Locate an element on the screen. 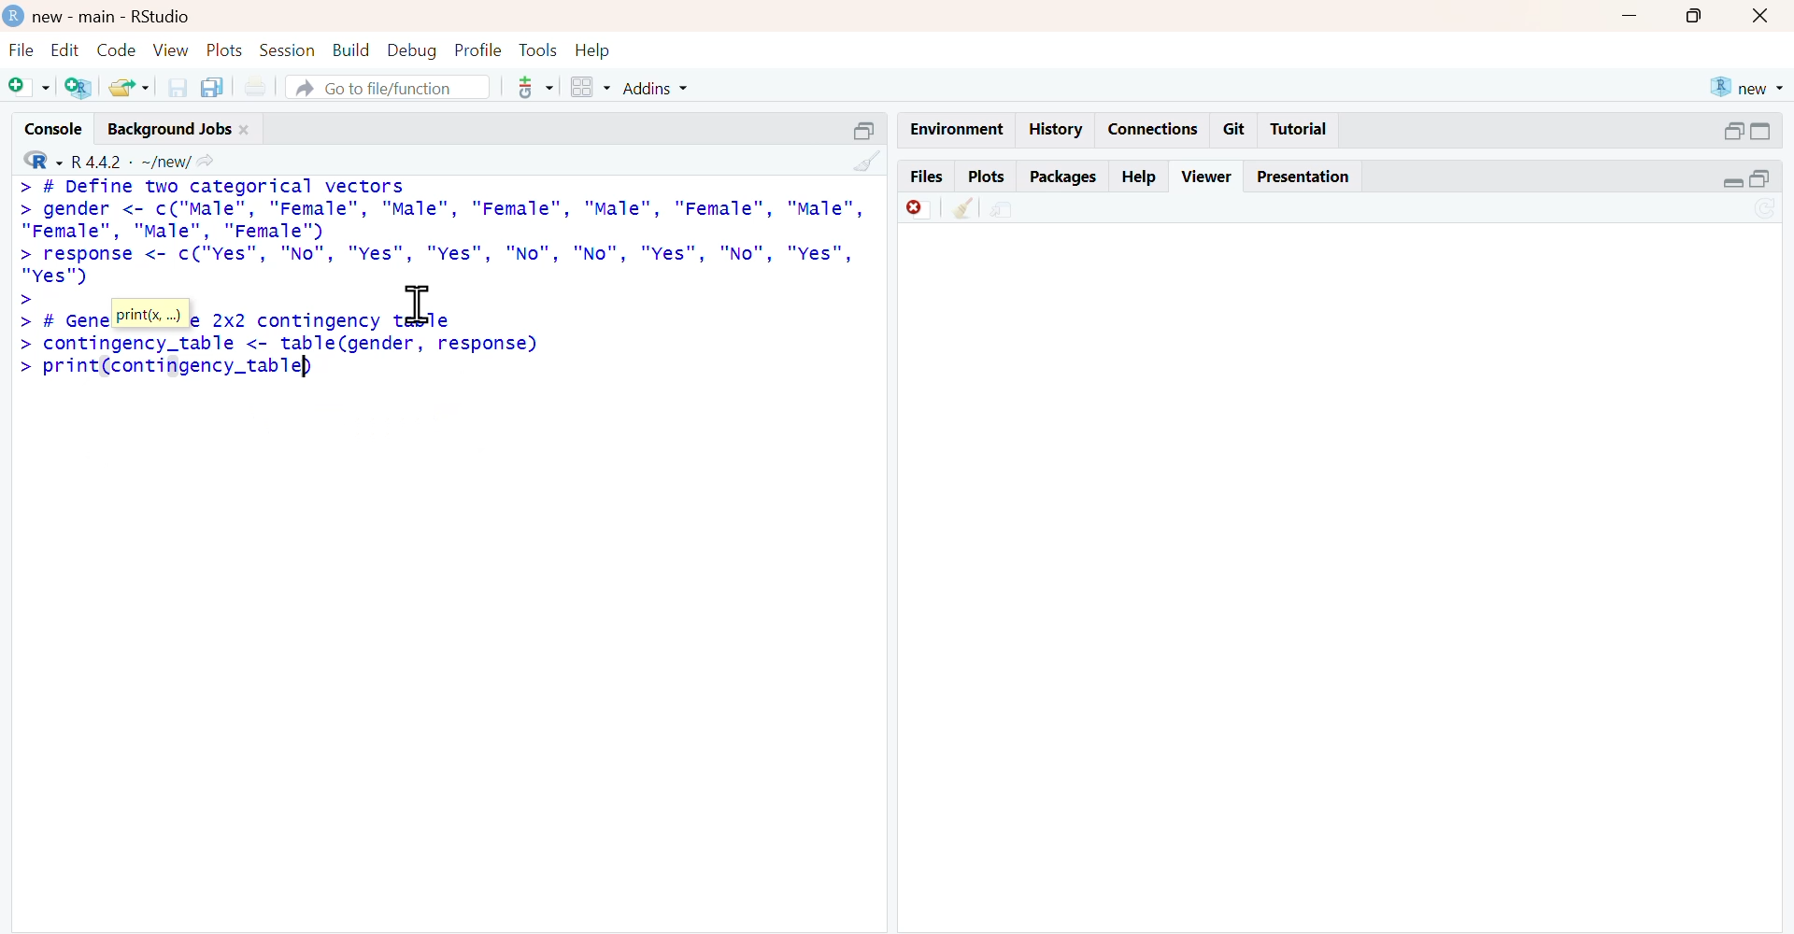 This screenshot has height=934, width=1794. console is located at coordinates (54, 129).